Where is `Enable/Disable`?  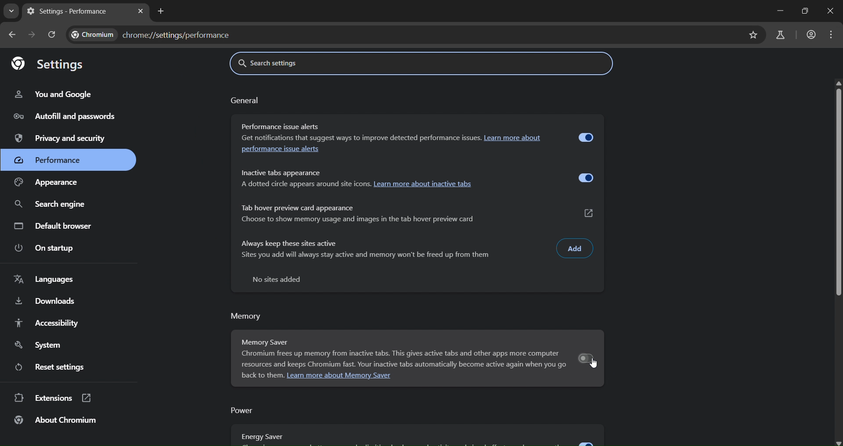 Enable/Disable is located at coordinates (585, 135).